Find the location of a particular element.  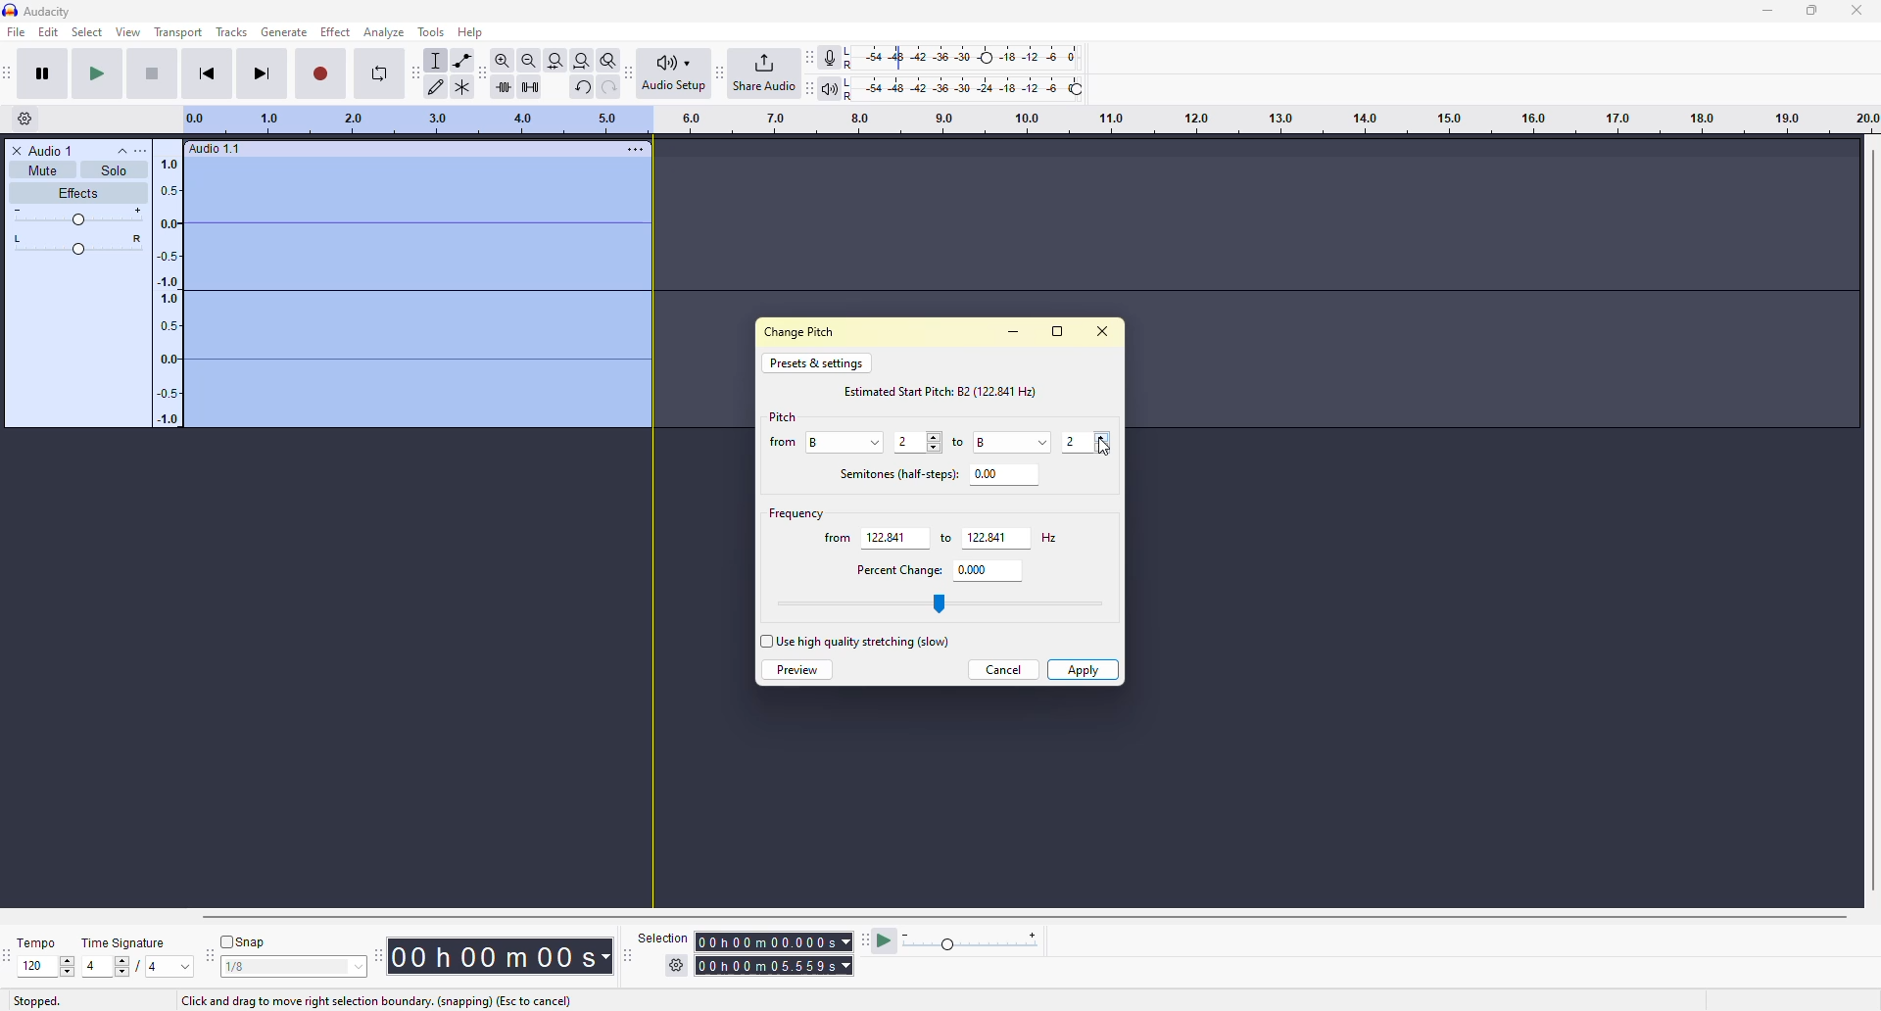

preview is located at coordinates (796, 670).